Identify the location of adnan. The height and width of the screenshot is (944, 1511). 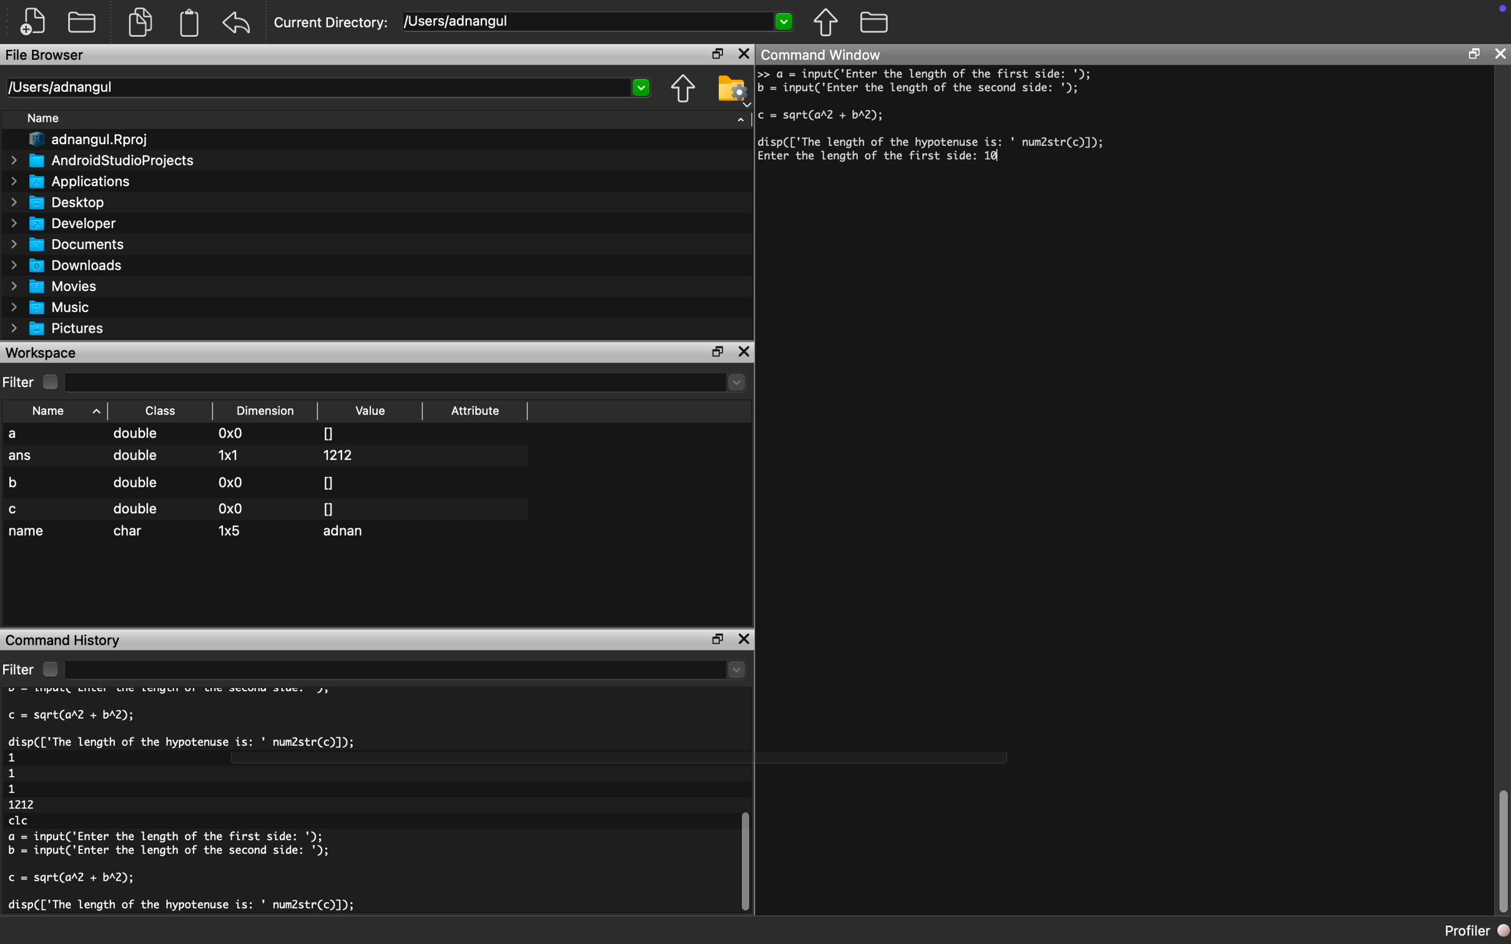
(348, 533).